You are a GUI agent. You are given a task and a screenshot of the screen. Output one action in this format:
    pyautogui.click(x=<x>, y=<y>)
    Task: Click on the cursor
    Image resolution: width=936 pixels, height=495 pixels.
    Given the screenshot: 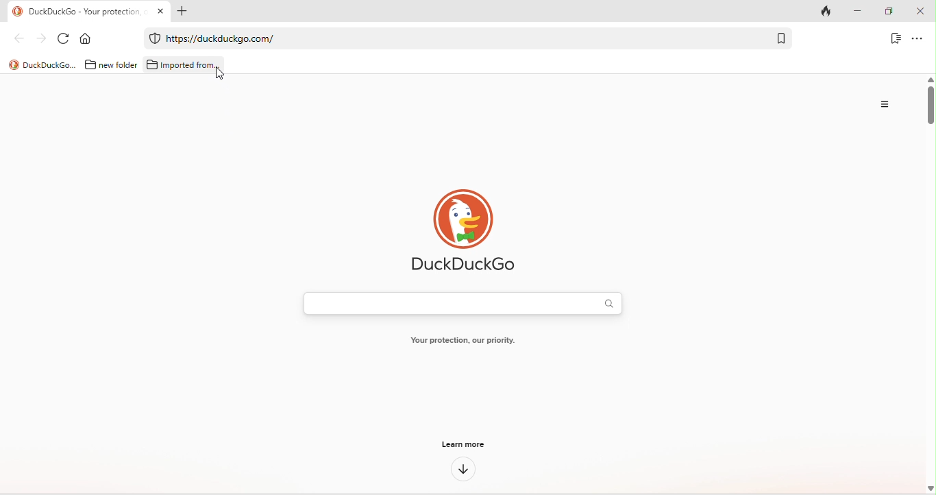 What is the action you would take?
    pyautogui.click(x=219, y=75)
    